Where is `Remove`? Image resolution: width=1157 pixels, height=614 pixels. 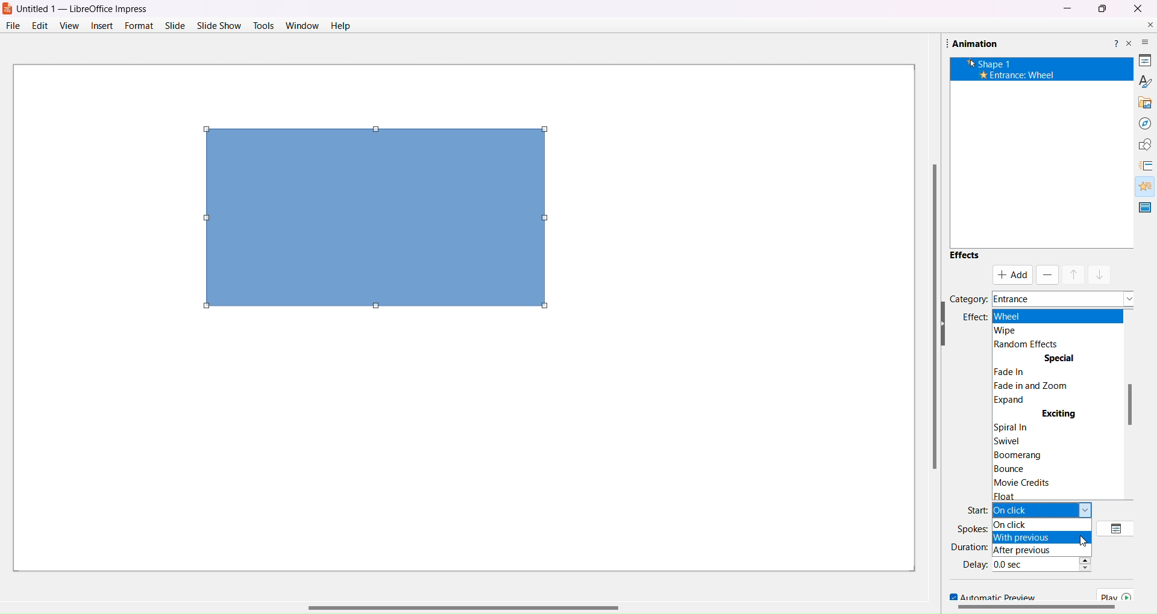
Remove is located at coordinates (1046, 275).